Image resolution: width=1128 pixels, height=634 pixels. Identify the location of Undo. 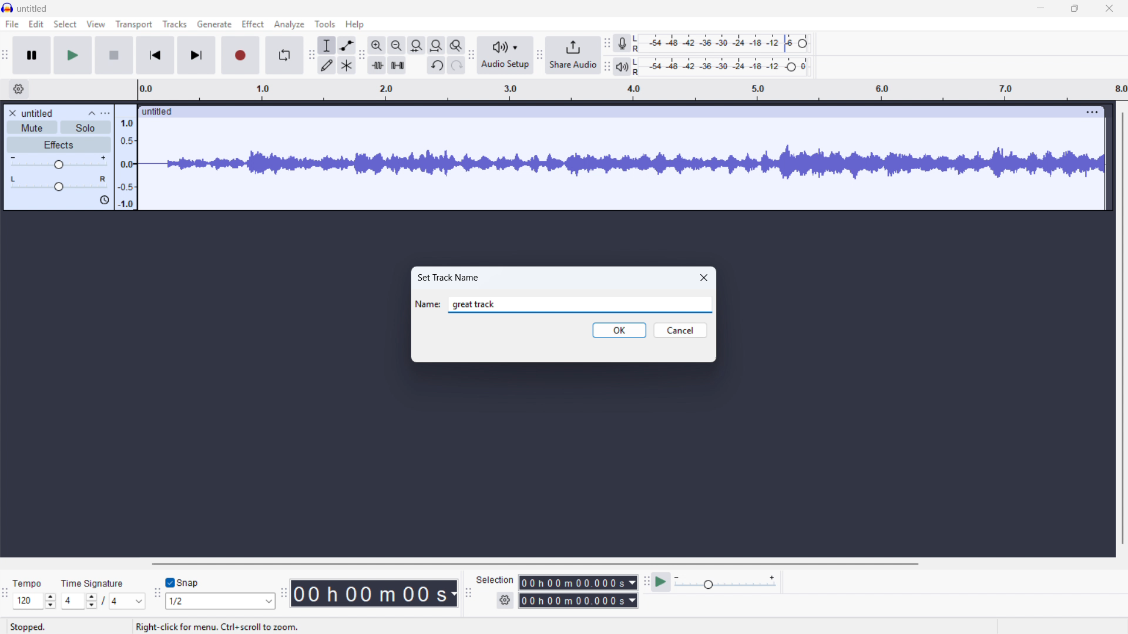
(437, 66).